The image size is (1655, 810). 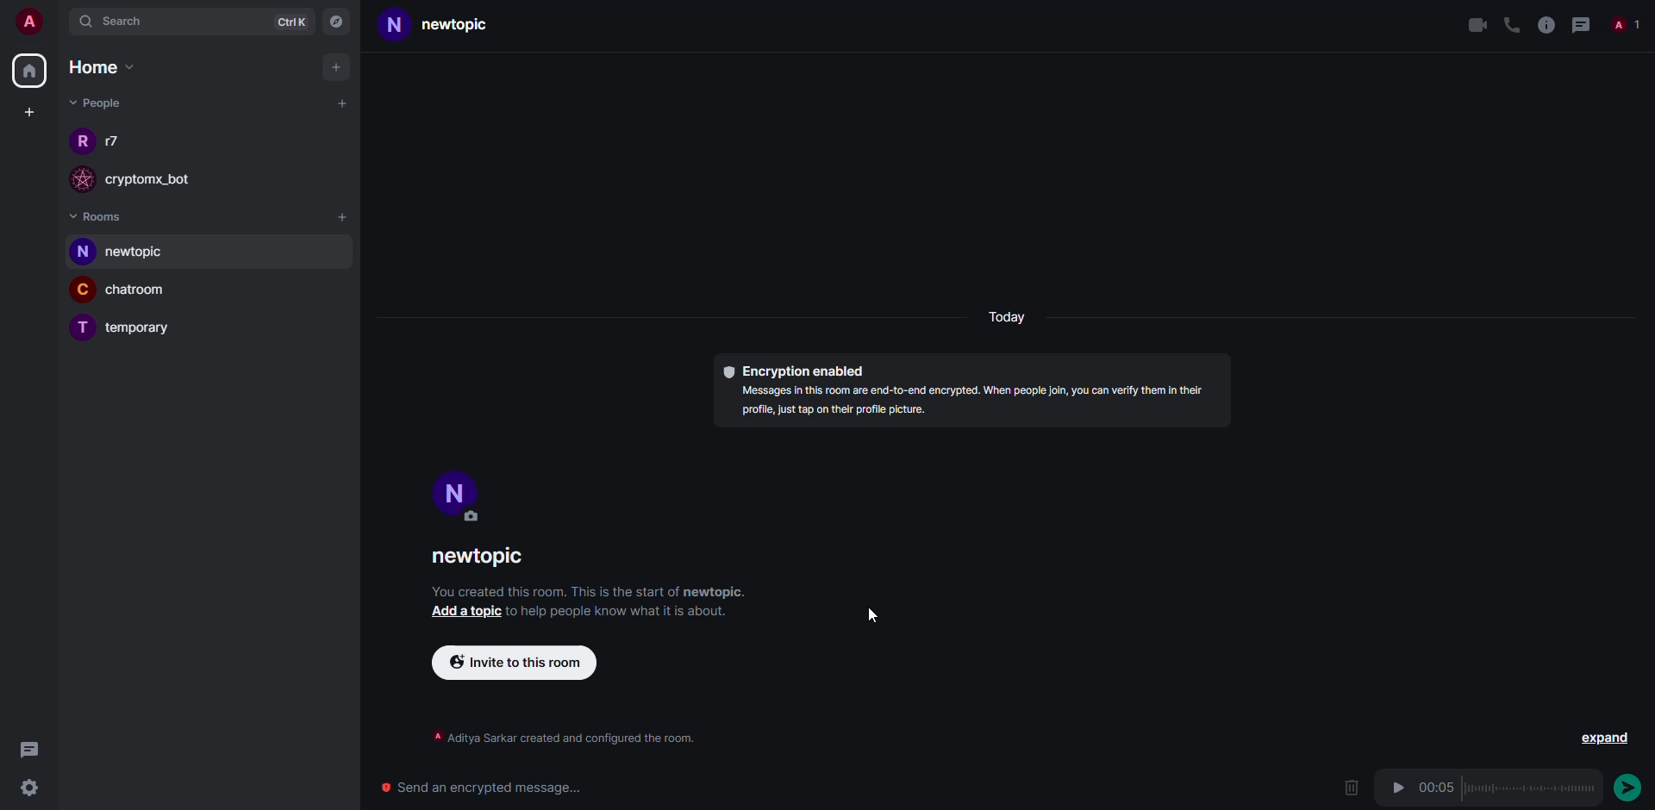 I want to click on recorded voice, so click(x=1529, y=788).